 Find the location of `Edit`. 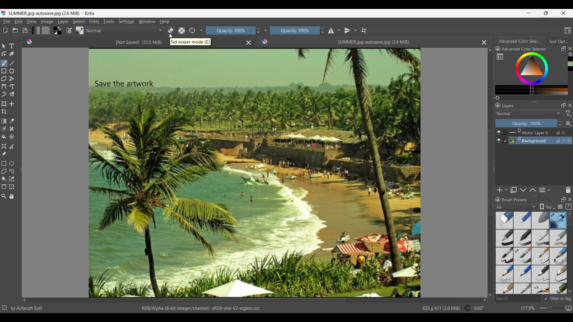

Edit is located at coordinates (19, 21).